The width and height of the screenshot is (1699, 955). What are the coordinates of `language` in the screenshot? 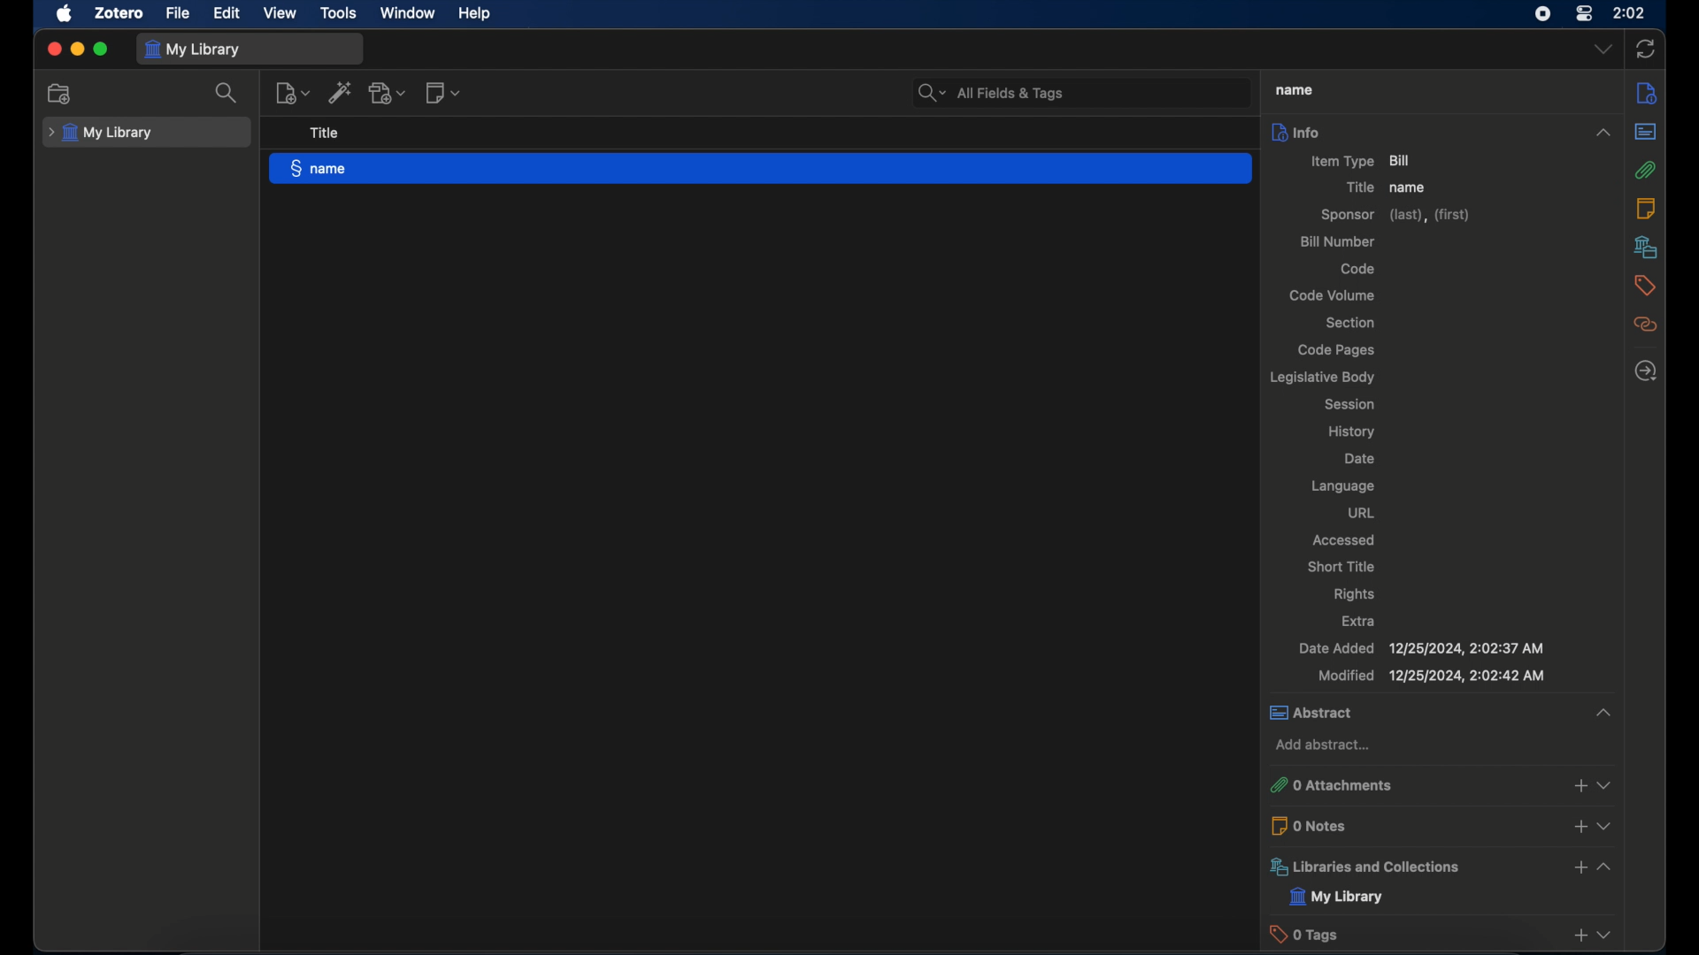 It's located at (1342, 487).